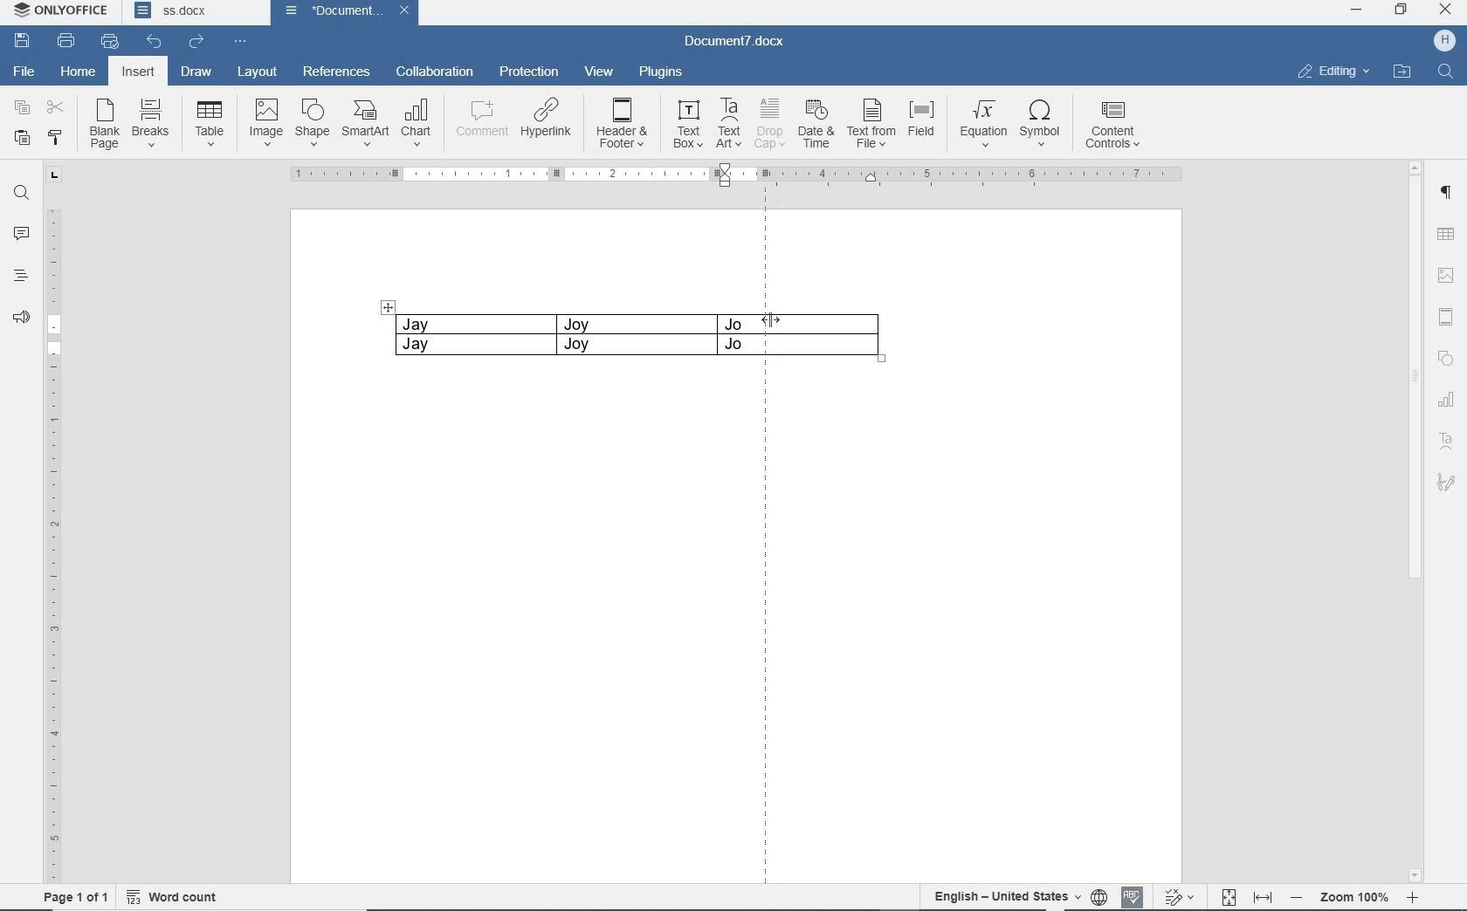 This screenshot has width=1467, height=911. What do you see at coordinates (388, 306) in the screenshot?
I see `dragger` at bounding box center [388, 306].